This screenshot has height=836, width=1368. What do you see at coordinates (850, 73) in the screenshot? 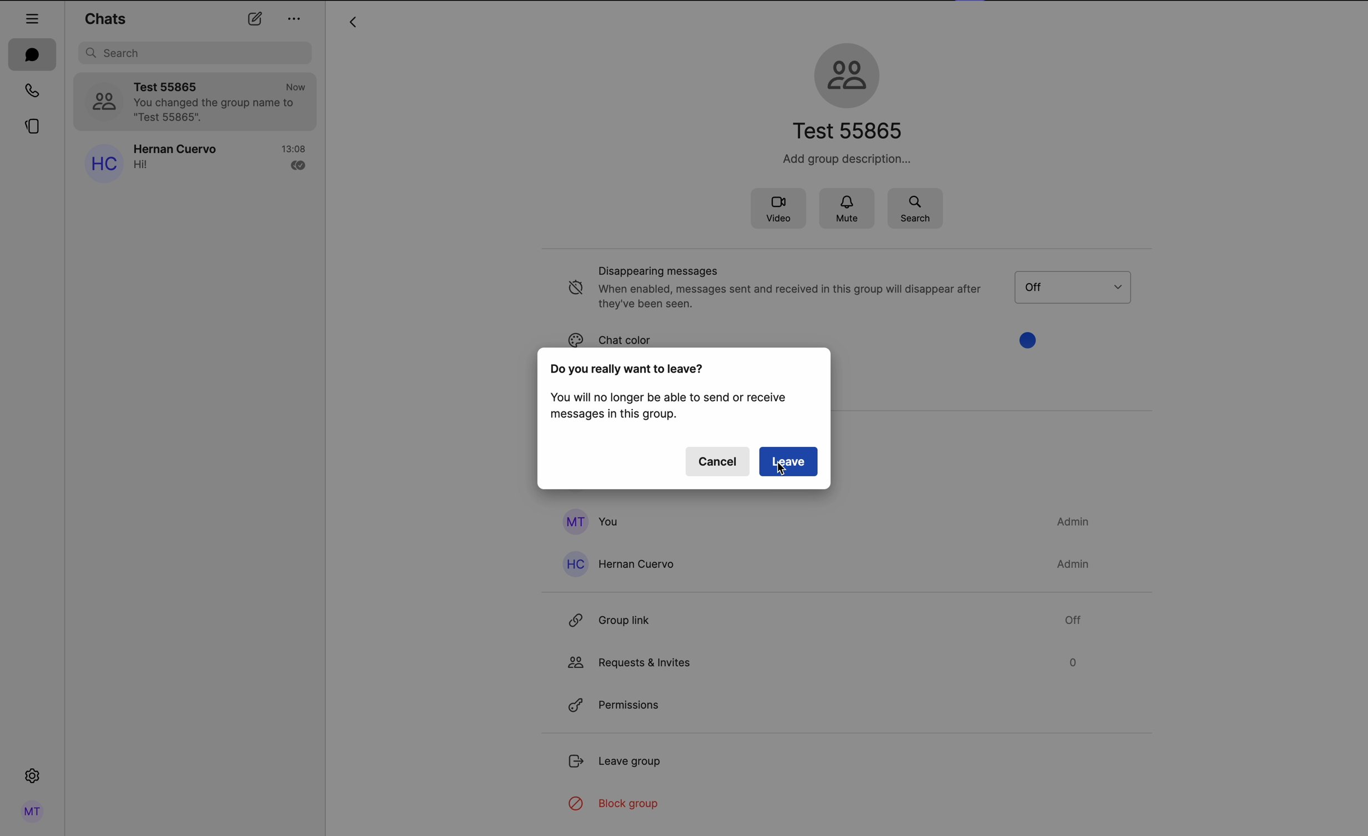
I see `image group` at bounding box center [850, 73].